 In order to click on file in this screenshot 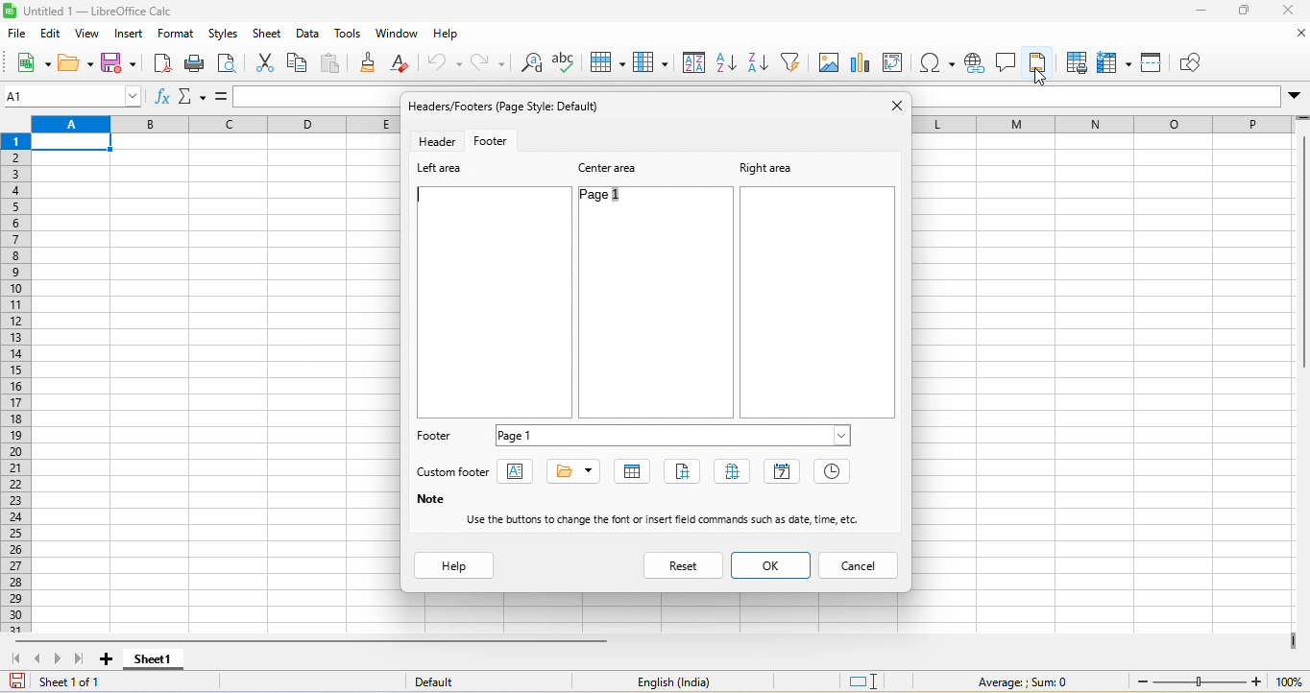, I will do `click(18, 36)`.